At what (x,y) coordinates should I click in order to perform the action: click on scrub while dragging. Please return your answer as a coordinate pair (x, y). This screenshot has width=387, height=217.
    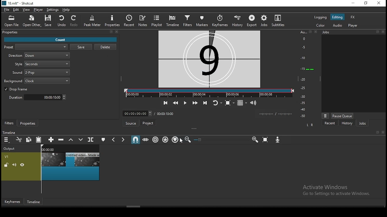
    Looking at the image, I should click on (146, 140).